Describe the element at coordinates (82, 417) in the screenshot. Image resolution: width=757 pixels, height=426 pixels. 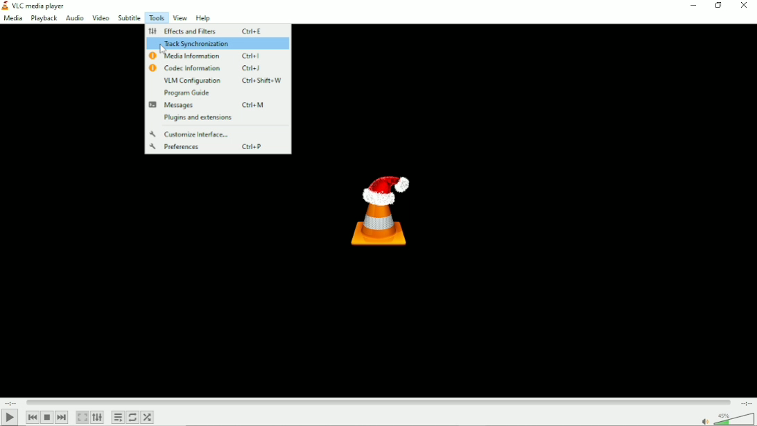
I see `Toggle video in fullscreen` at that location.